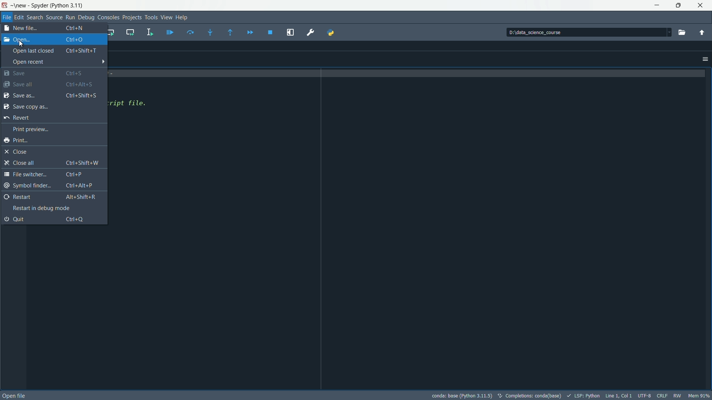 The width and height of the screenshot is (712, 400). Describe the element at coordinates (705, 59) in the screenshot. I see `options` at that location.